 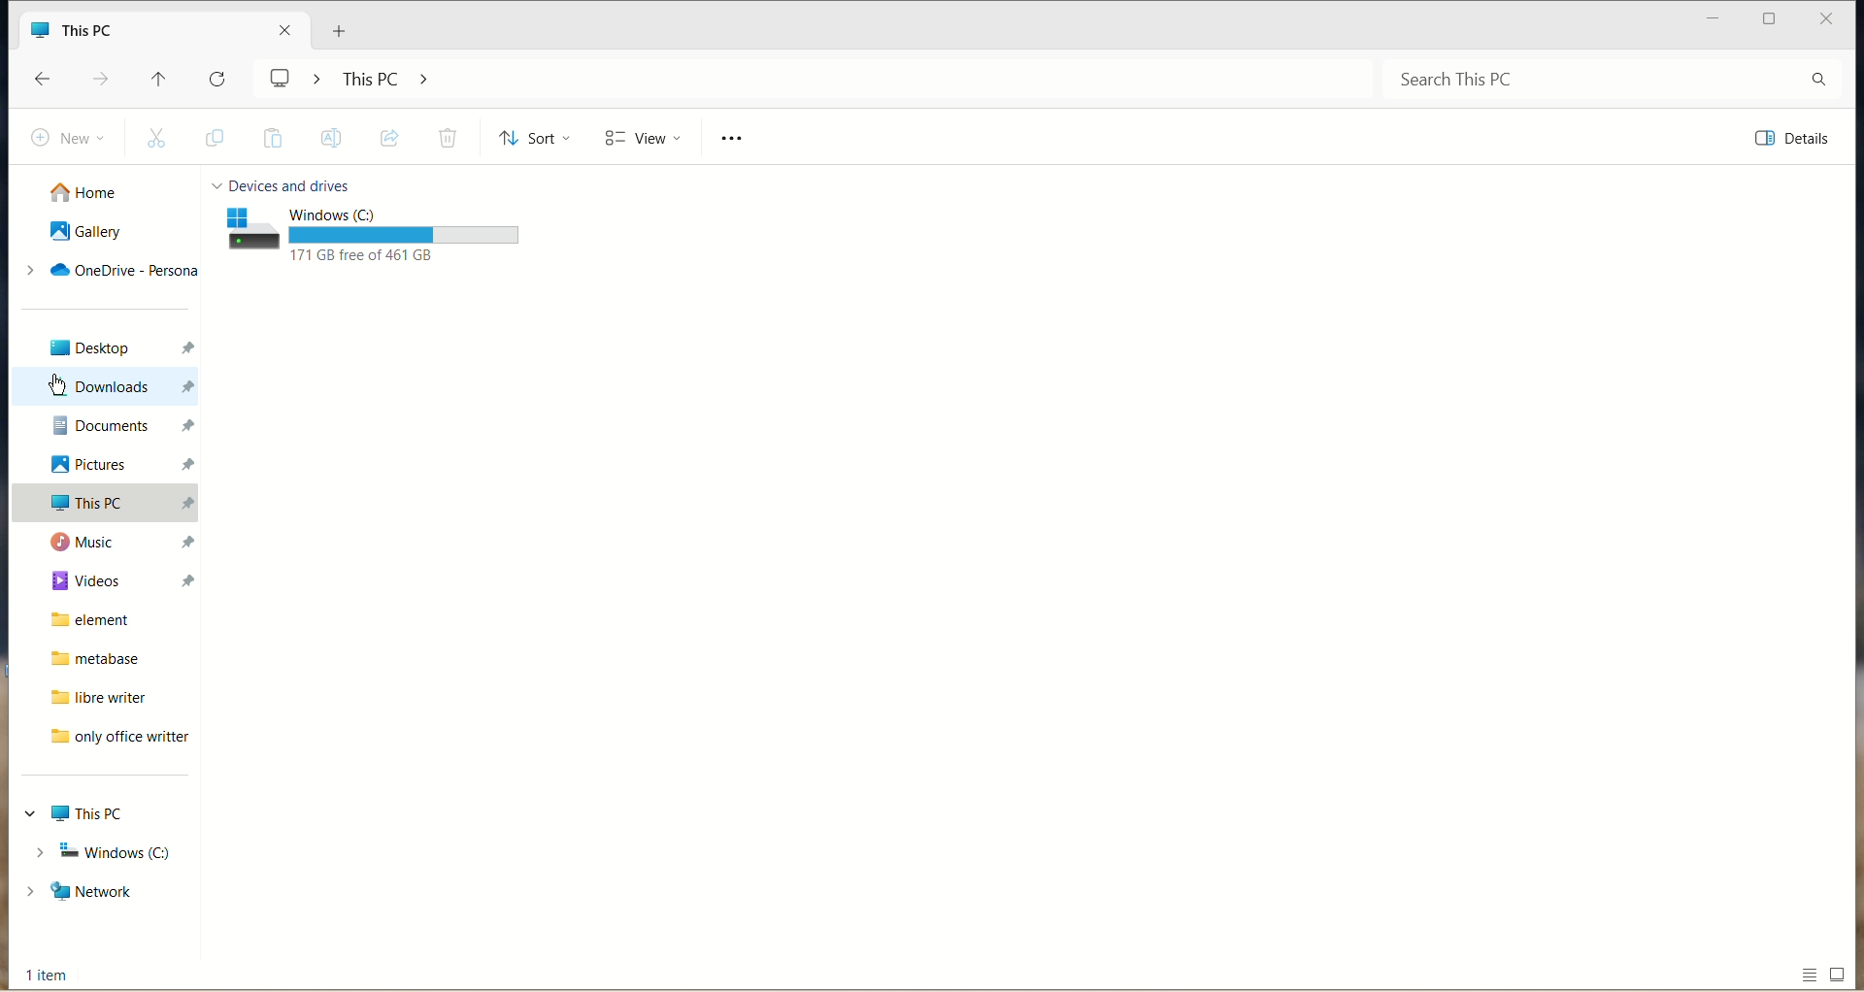 I want to click on delete, so click(x=446, y=137).